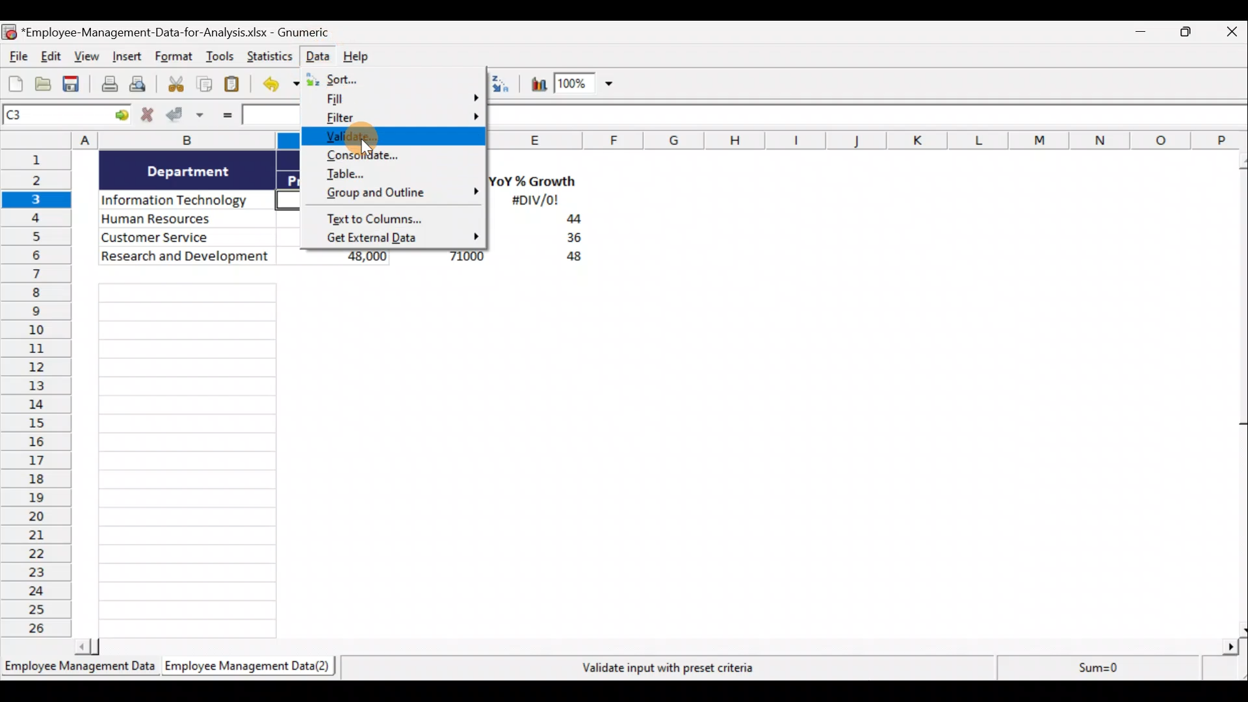 The image size is (1248, 702). What do you see at coordinates (175, 84) in the screenshot?
I see `Cut selection` at bounding box center [175, 84].